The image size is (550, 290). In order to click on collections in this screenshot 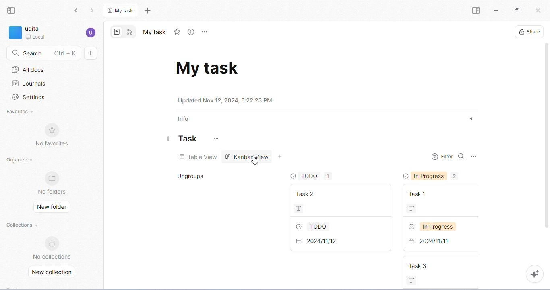, I will do `click(23, 224)`.